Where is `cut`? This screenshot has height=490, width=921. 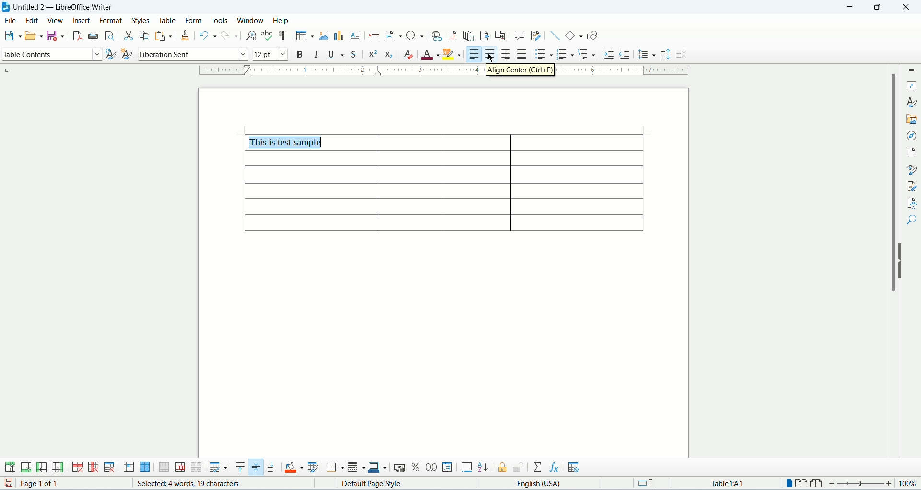 cut is located at coordinates (129, 35).